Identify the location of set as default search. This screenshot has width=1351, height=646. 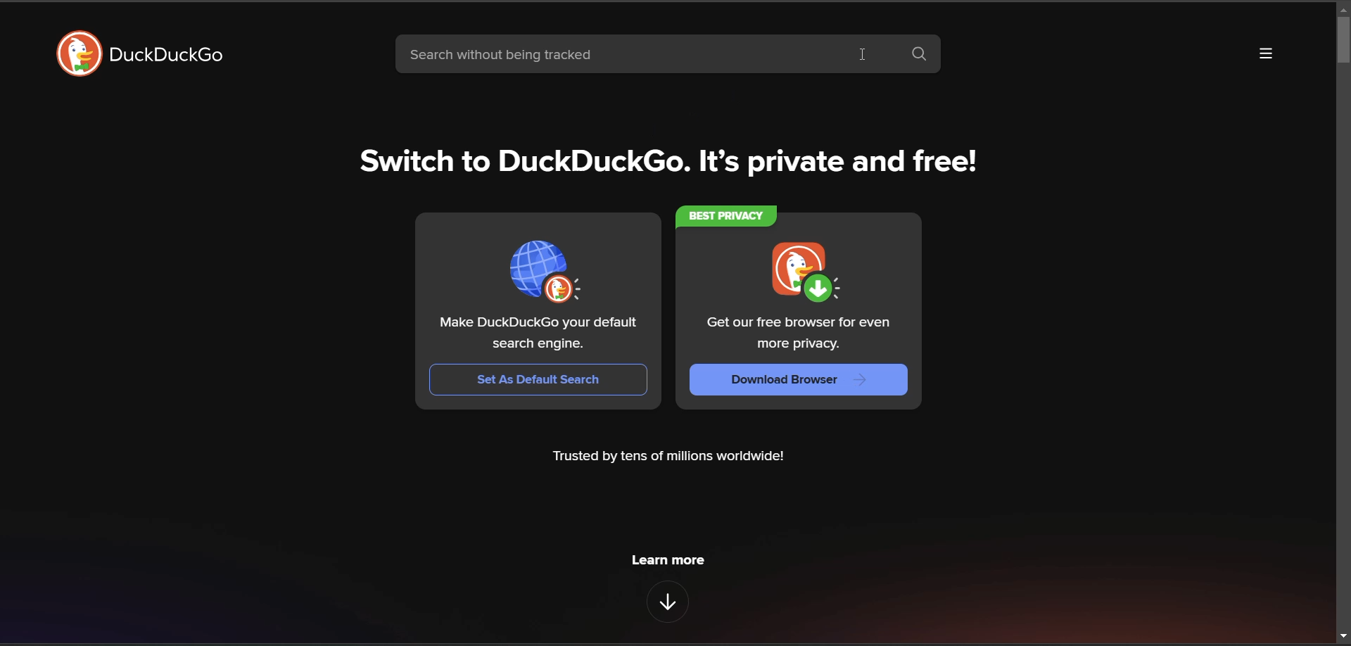
(528, 380).